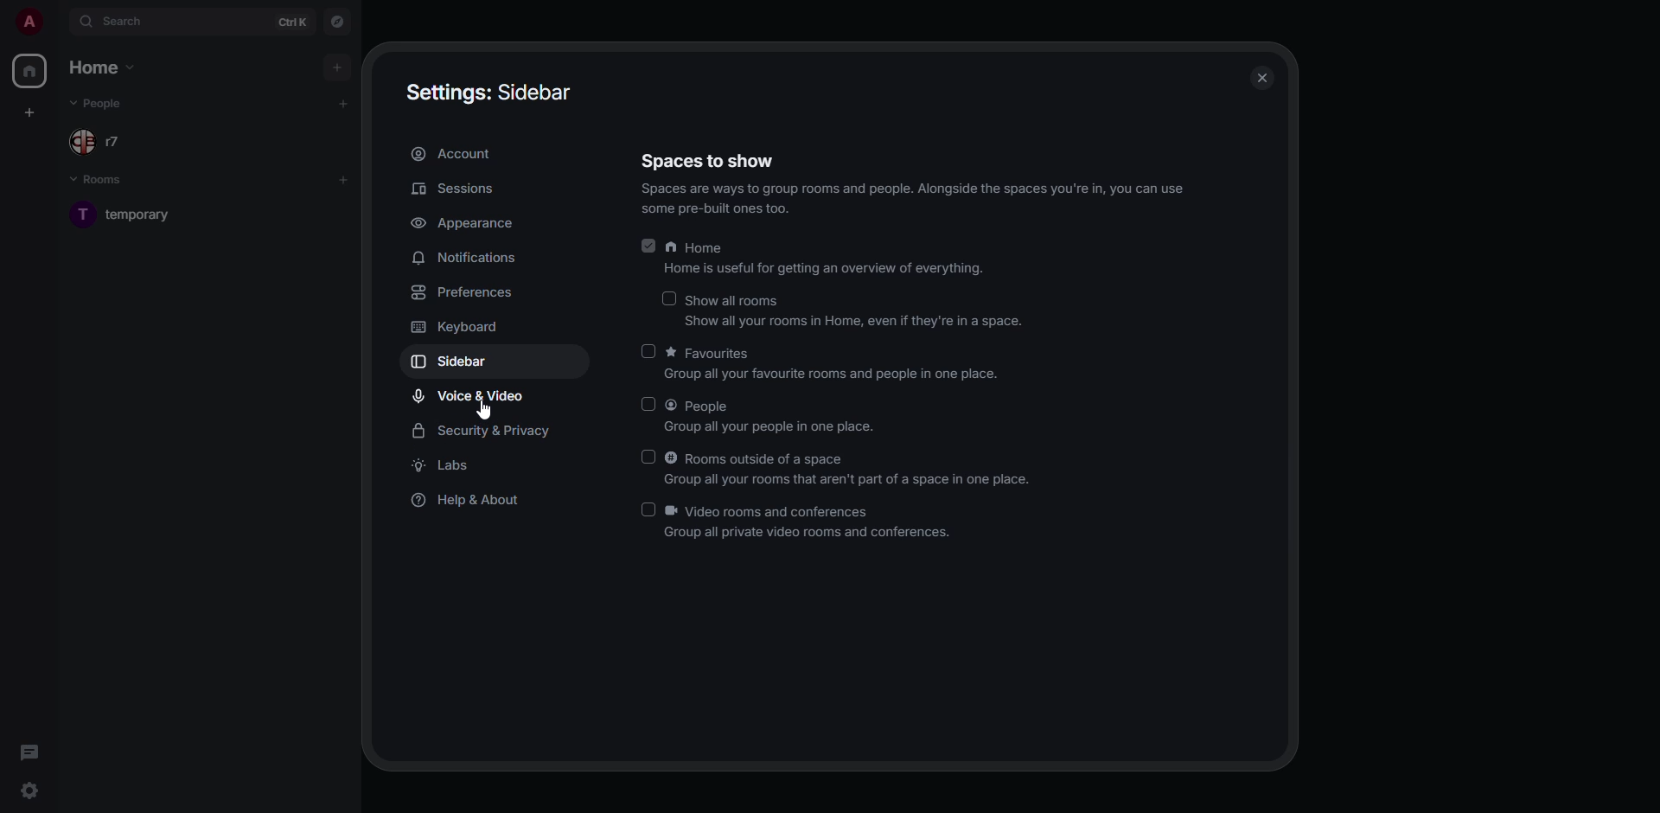 The width and height of the screenshot is (1660, 813). Describe the element at coordinates (28, 789) in the screenshot. I see `quick settings` at that location.